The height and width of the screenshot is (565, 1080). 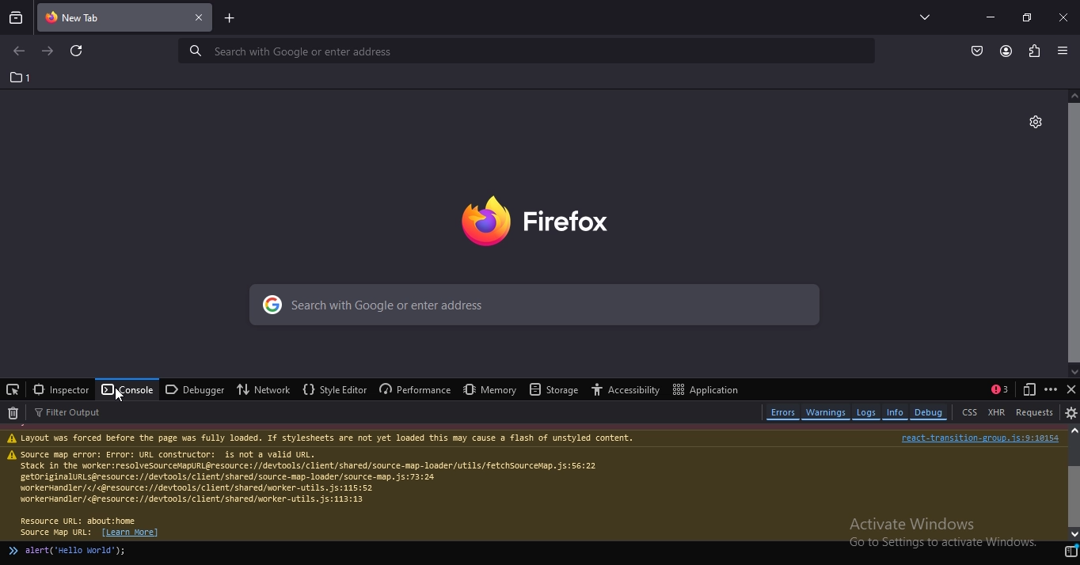 What do you see at coordinates (1036, 411) in the screenshot?
I see `requests` at bounding box center [1036, 411].